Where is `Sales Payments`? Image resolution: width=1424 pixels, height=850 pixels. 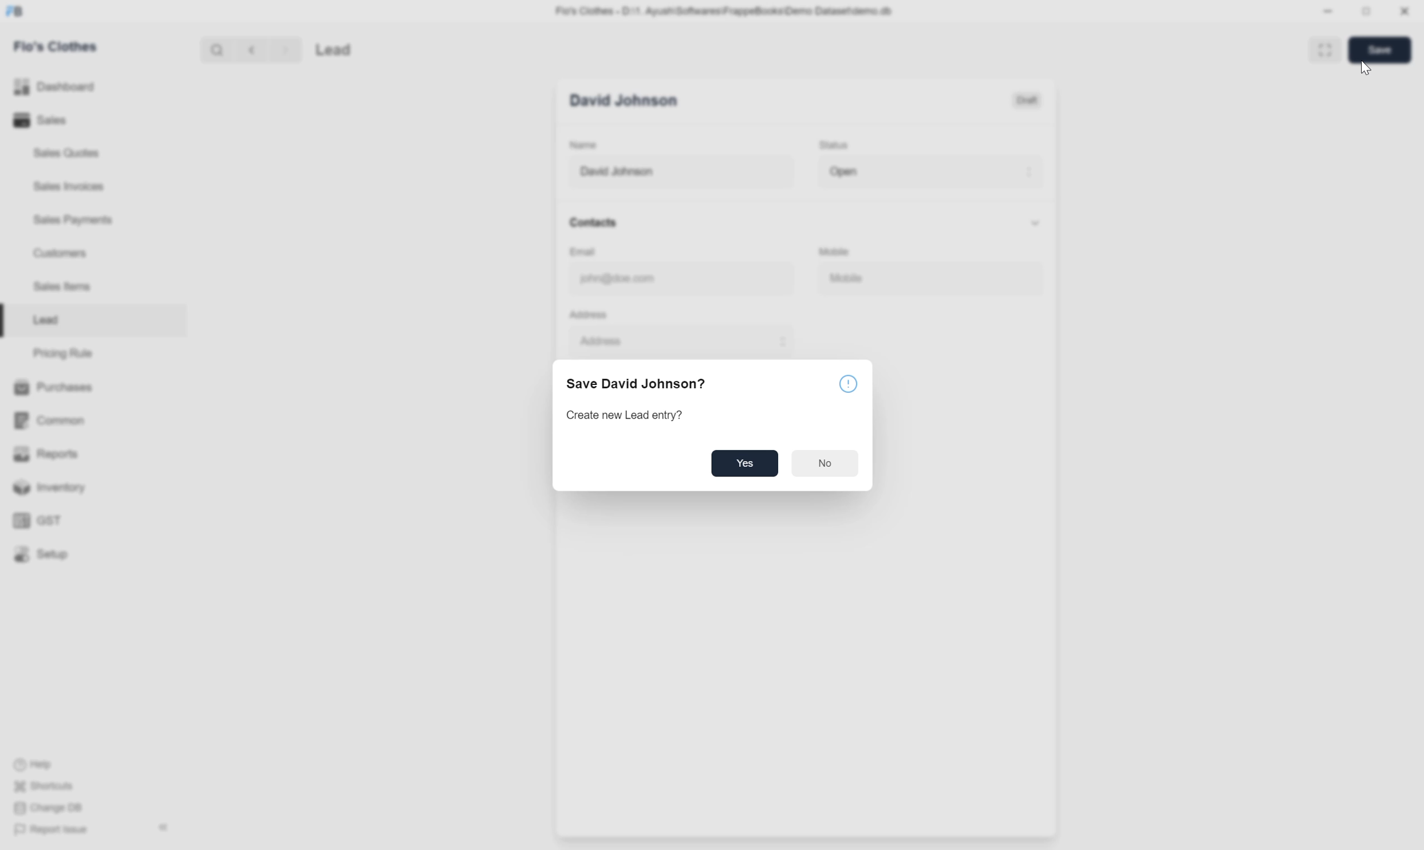 Sales Payments is located at coordinates (75, 221).